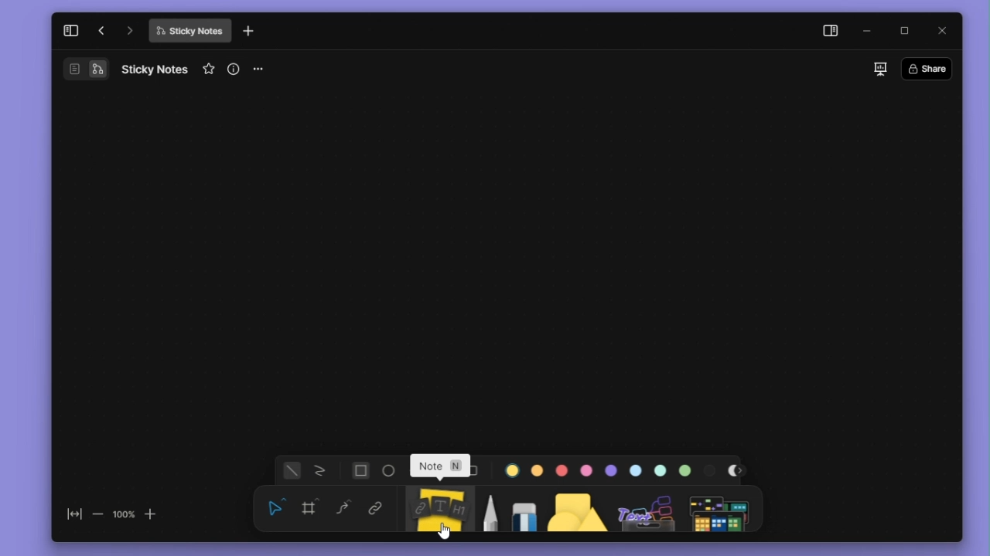 The width and height of the screenshot is (990, 556). Describe the element at coordinates (636, 470) in the screenshot. I see `color pallate` at that location.